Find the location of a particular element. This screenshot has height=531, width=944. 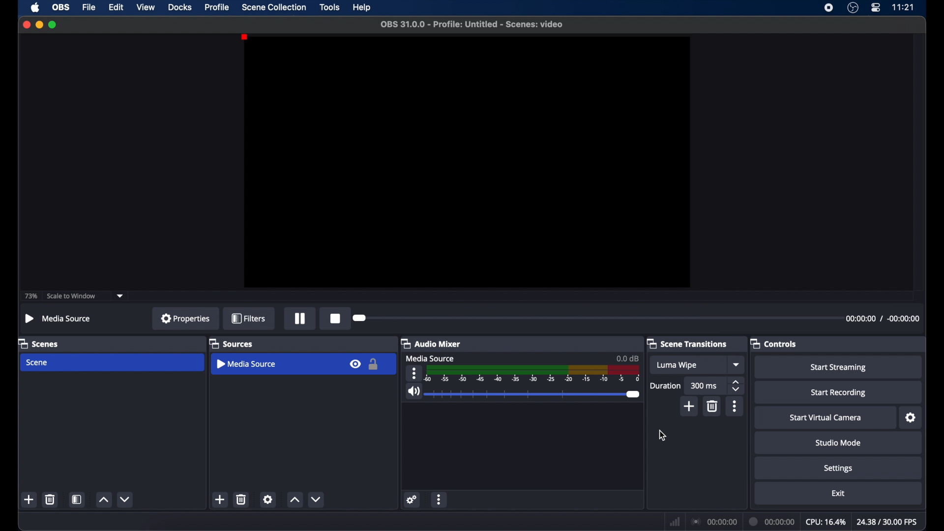

settings is located at coordinates (268, 499).